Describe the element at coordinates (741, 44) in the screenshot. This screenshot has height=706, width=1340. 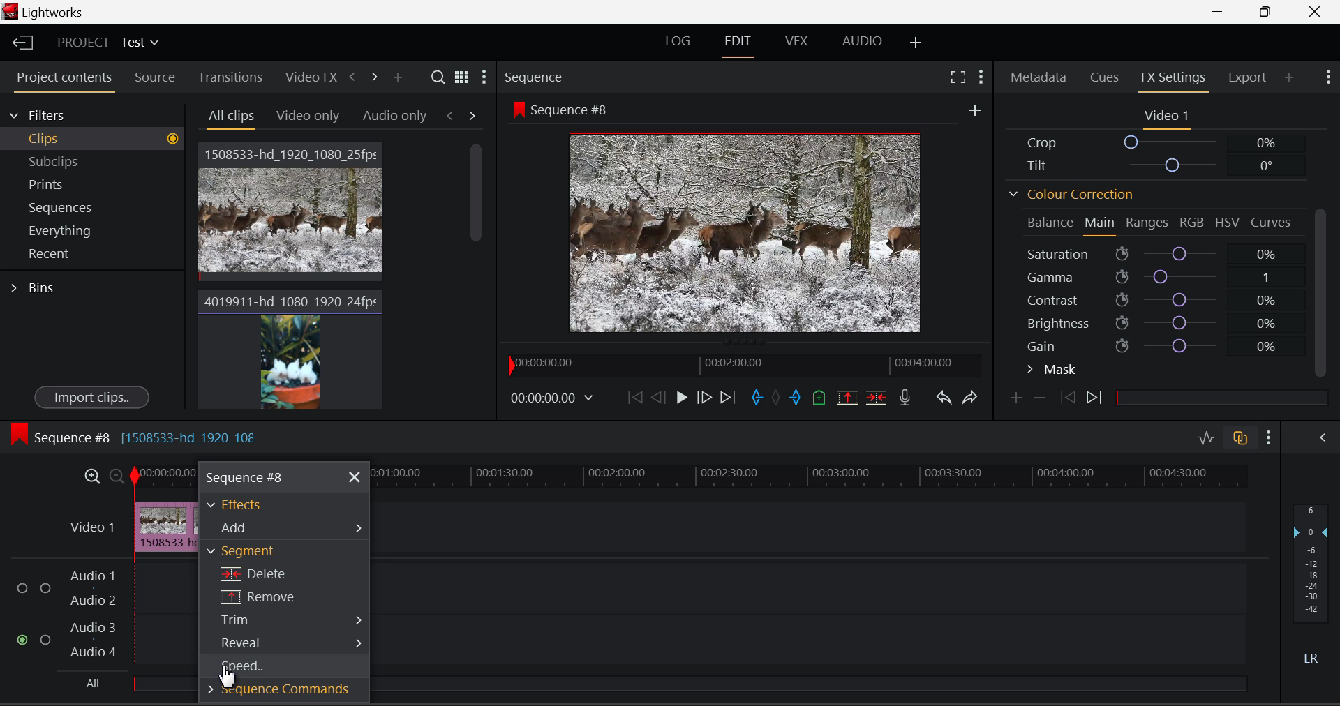
I see `EDIT` at that location.